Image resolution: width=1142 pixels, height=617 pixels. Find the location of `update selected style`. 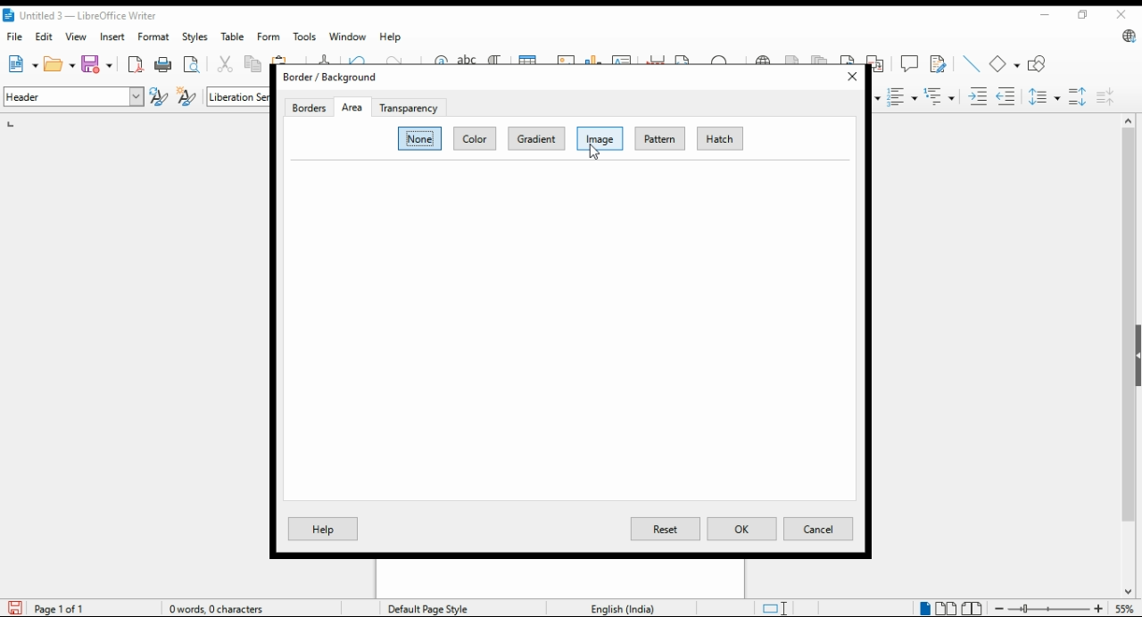

update selected style is located at coordinates (160, 96).